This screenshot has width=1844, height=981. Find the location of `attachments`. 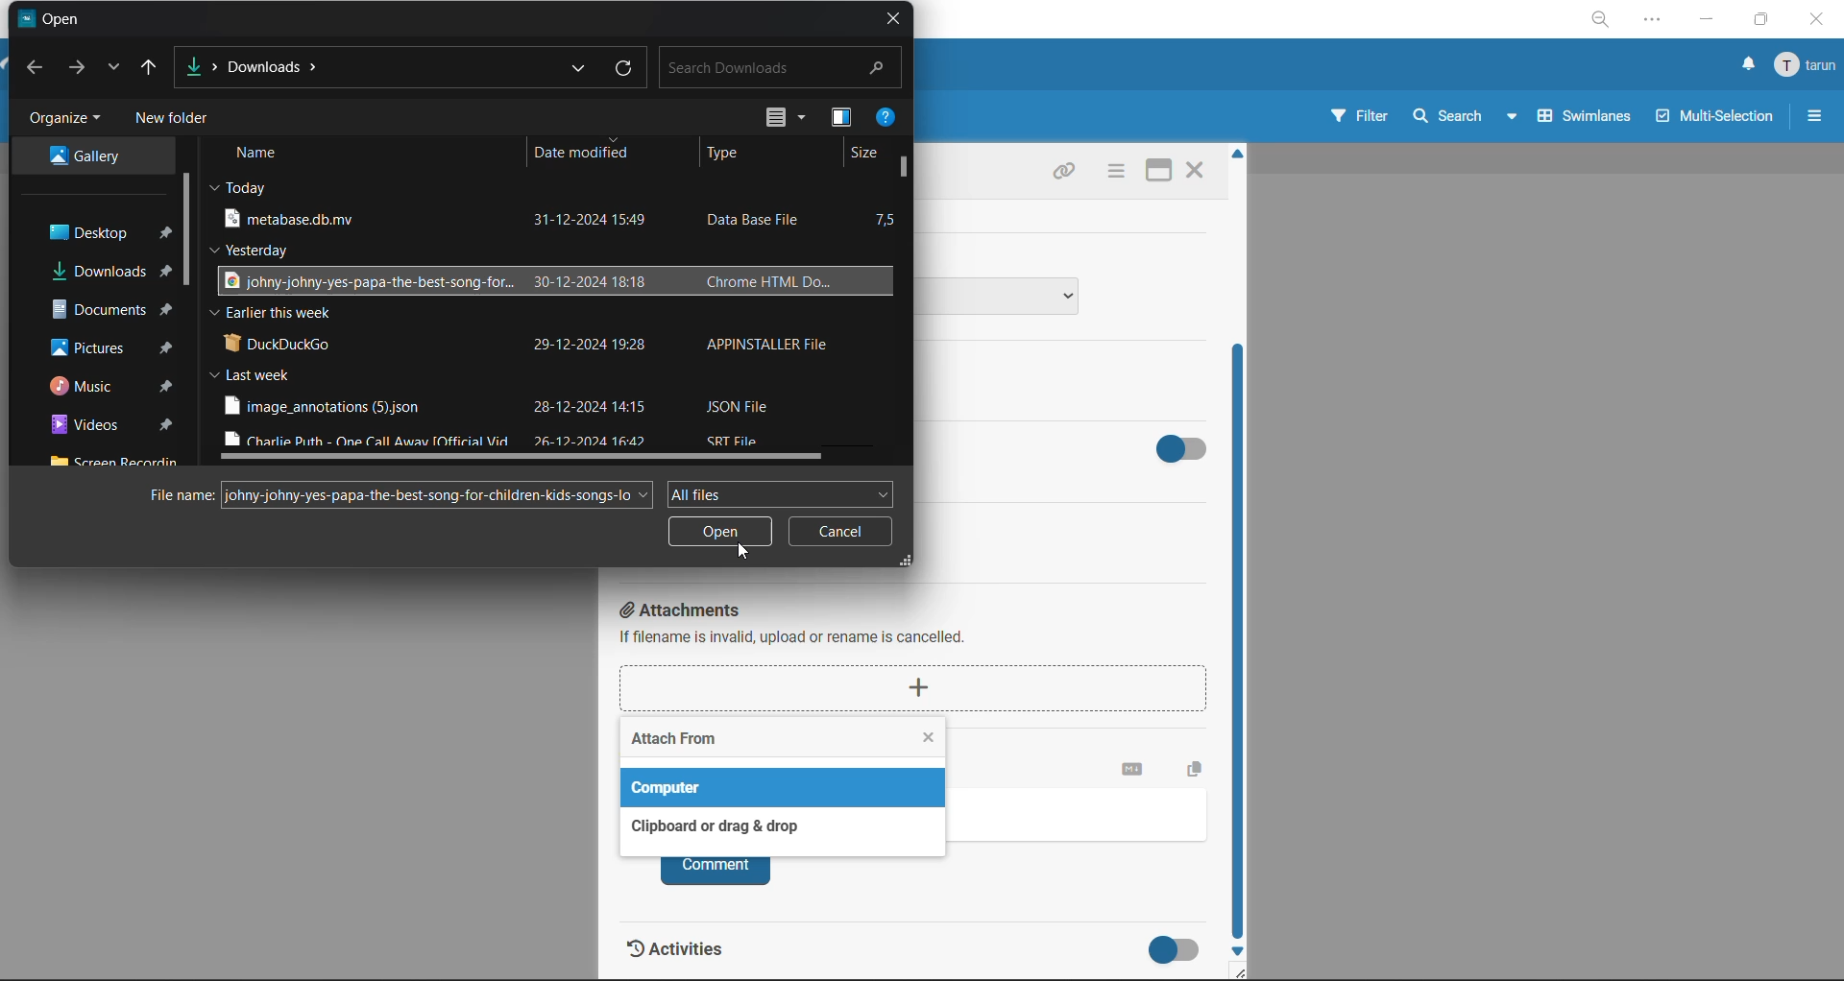

attachments is located at coordinates (922, 658).